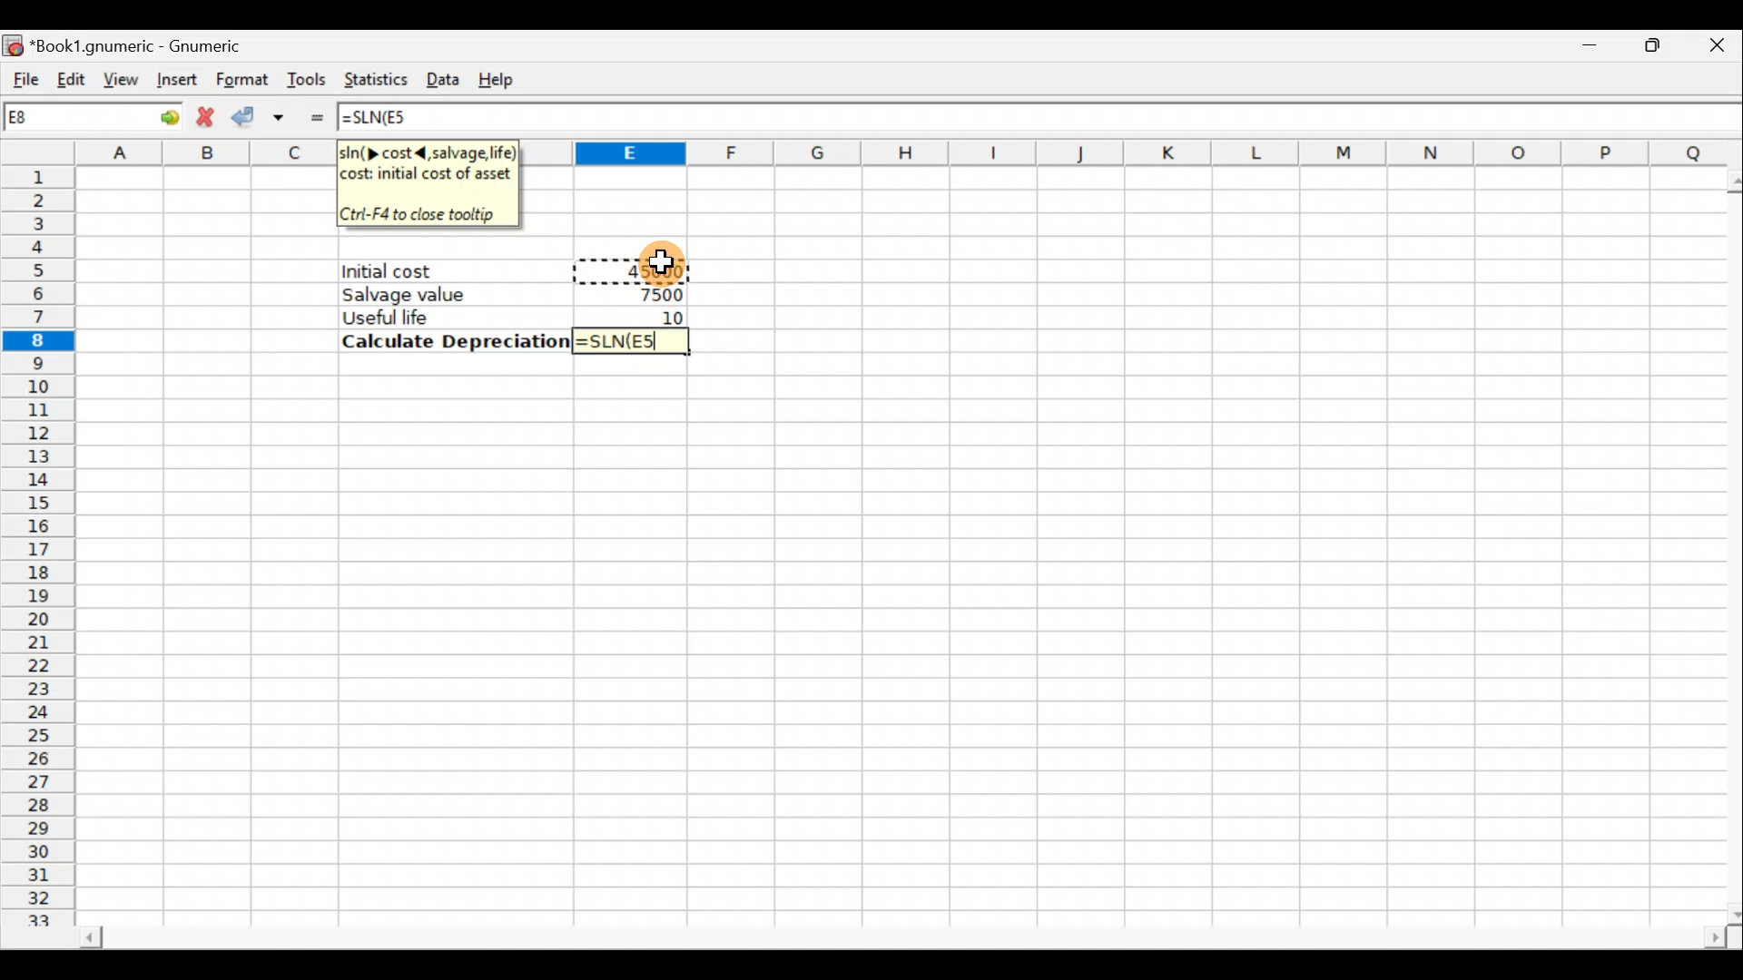  What do you see at coordinates (1643, 49) in the screenshot?
I see `Maximize` at bounding box center [1643, 49].